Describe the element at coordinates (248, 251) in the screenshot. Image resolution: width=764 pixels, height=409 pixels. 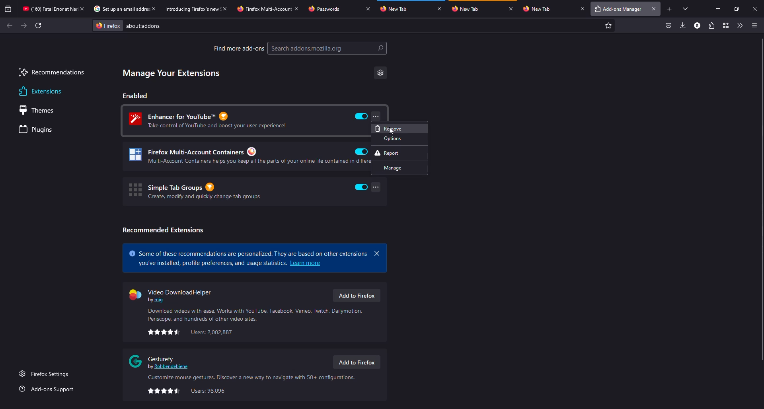
I see `learn more` at that location.